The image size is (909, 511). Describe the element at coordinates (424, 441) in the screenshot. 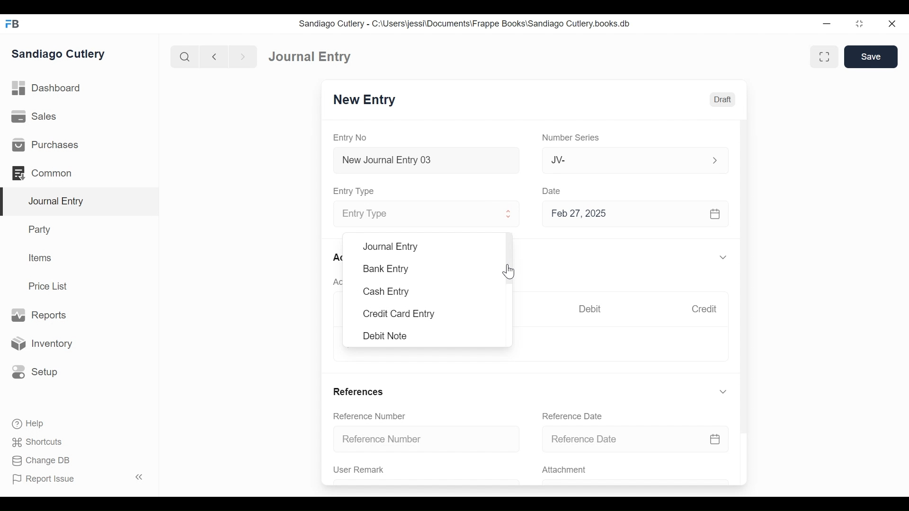

I see `Reference Number` at that location.